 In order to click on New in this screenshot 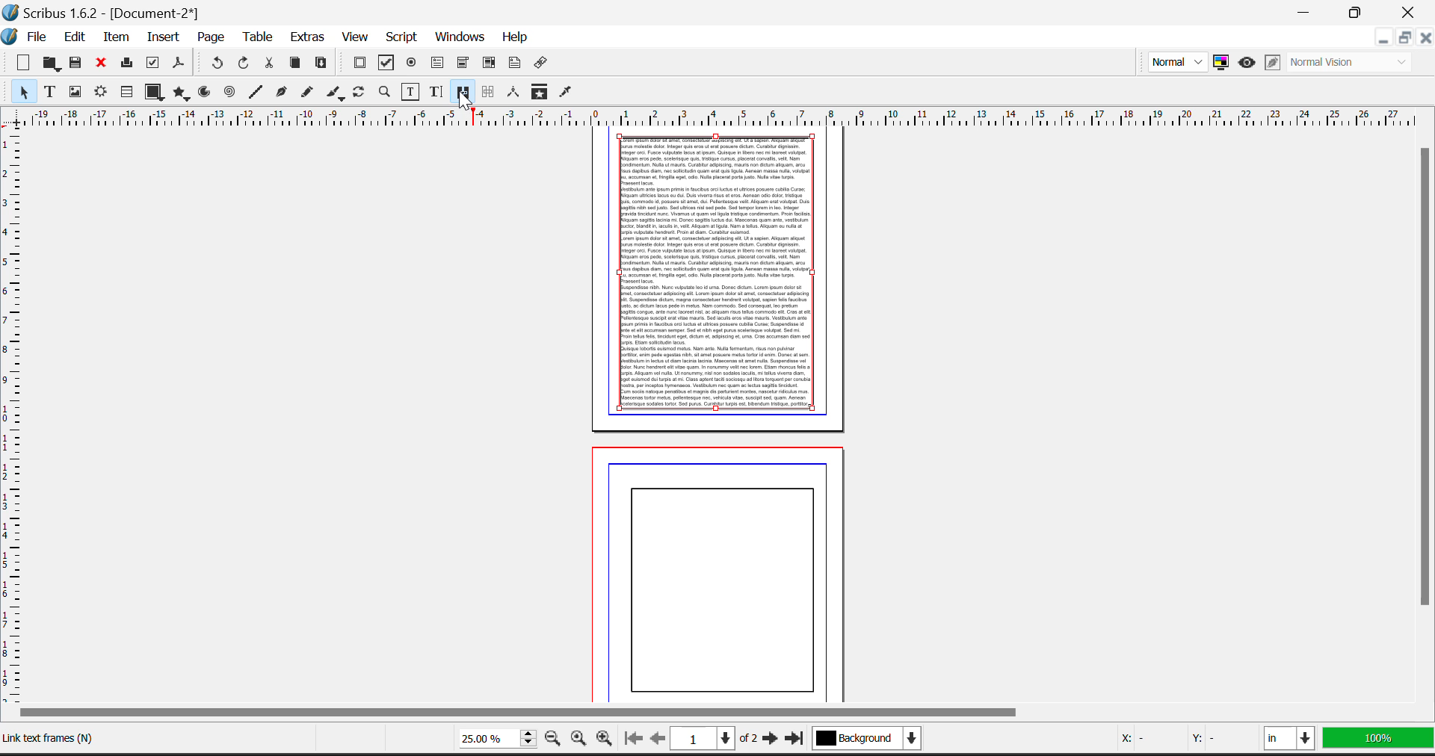, I will do `click(19, 63)`.